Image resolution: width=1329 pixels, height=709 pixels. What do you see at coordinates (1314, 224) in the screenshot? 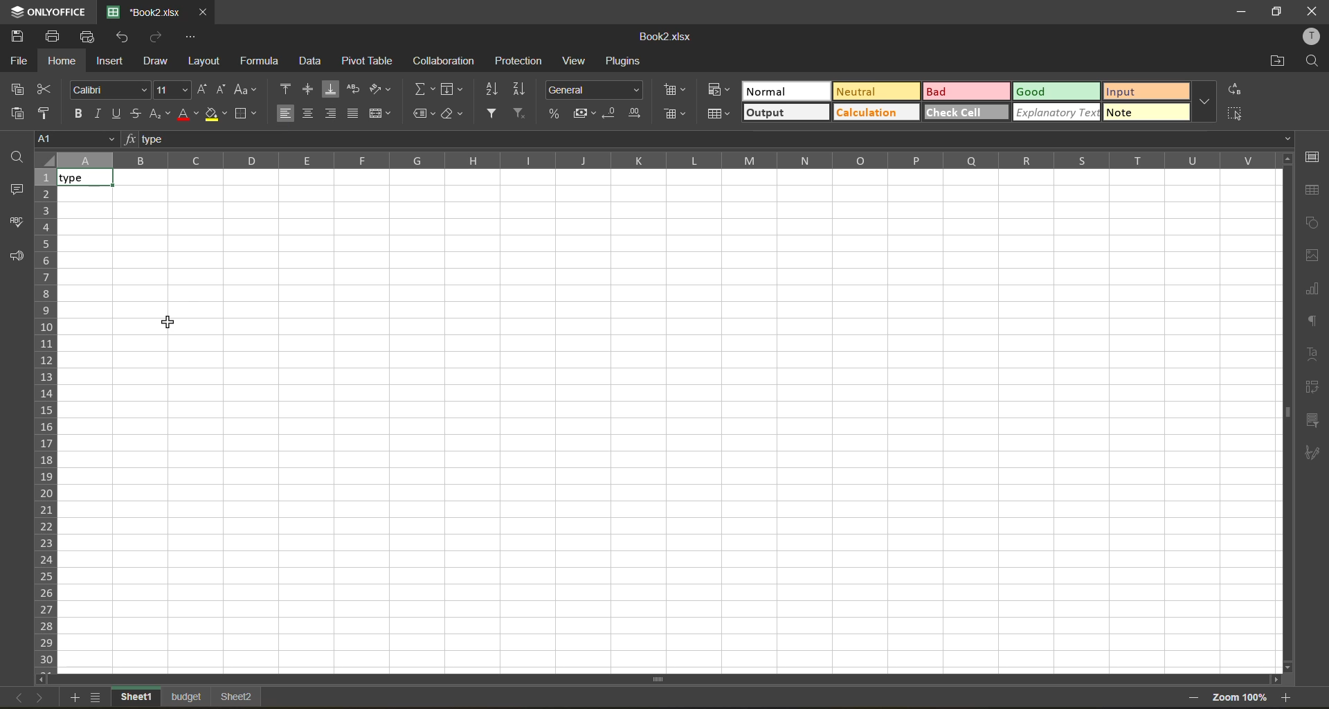
I see `shapes` at bounding box center [1314, 224].